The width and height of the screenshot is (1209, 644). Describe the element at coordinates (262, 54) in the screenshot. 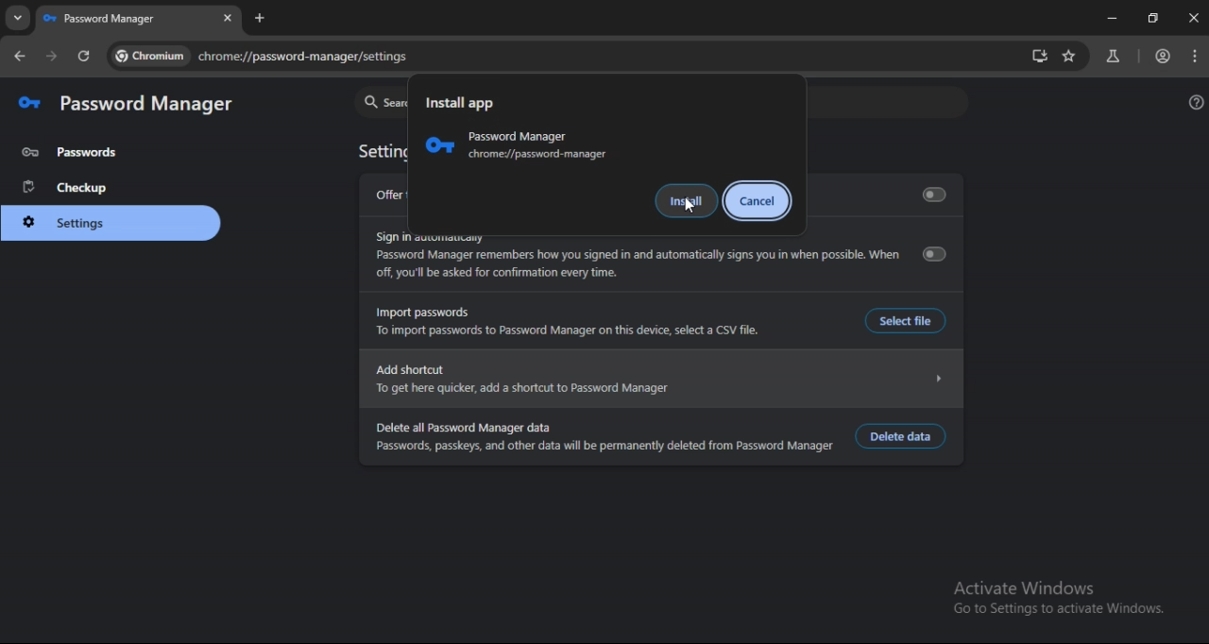

I see `chrome://password-manager/settings` at that location.